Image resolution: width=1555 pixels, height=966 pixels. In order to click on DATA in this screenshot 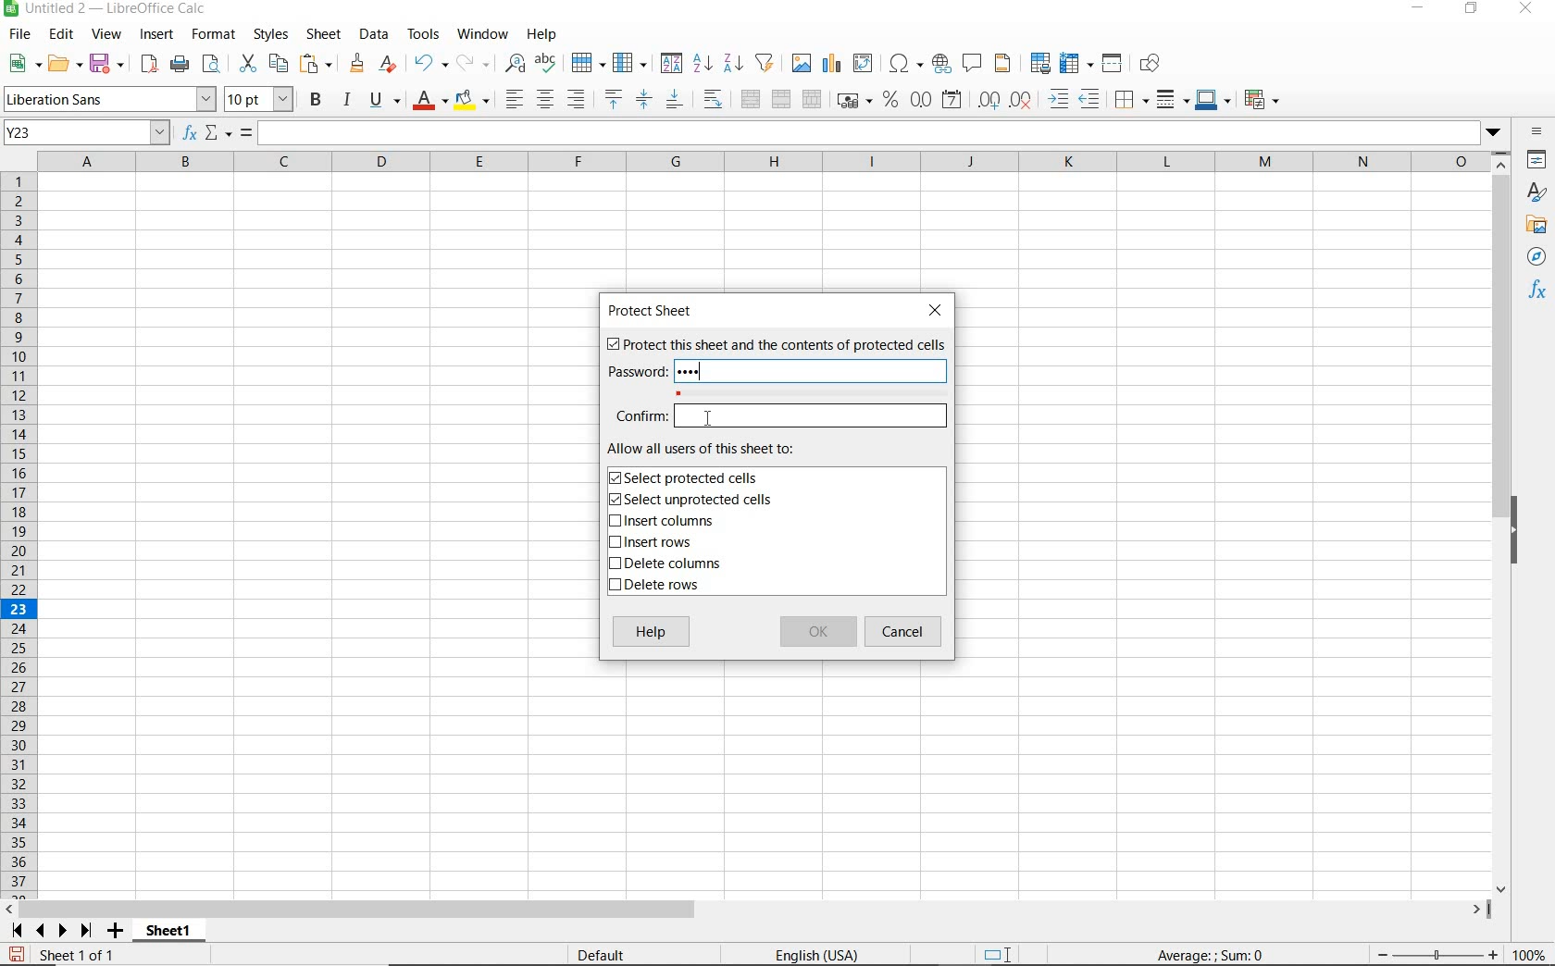, I will do `click(374, 35)`.